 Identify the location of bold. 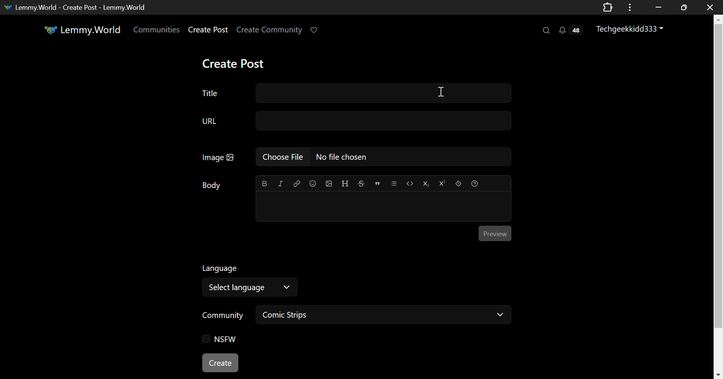
(263, 183).